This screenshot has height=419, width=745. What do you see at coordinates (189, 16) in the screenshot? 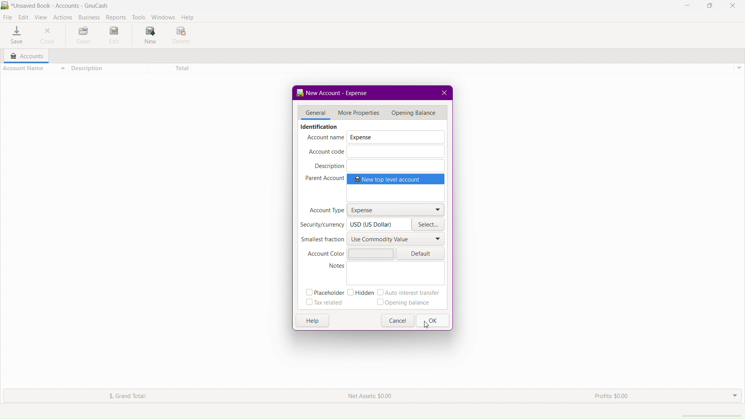
I see `Help` at bounding box center [189, 16].